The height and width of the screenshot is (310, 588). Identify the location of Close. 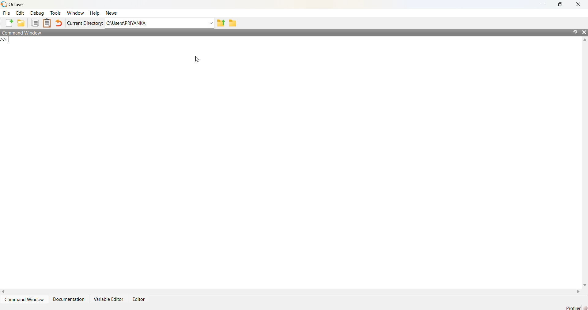
(579, 5).